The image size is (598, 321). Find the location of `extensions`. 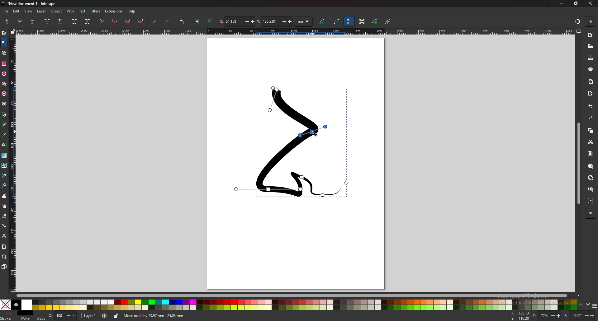

extensions is located at coordinates (114, 11).